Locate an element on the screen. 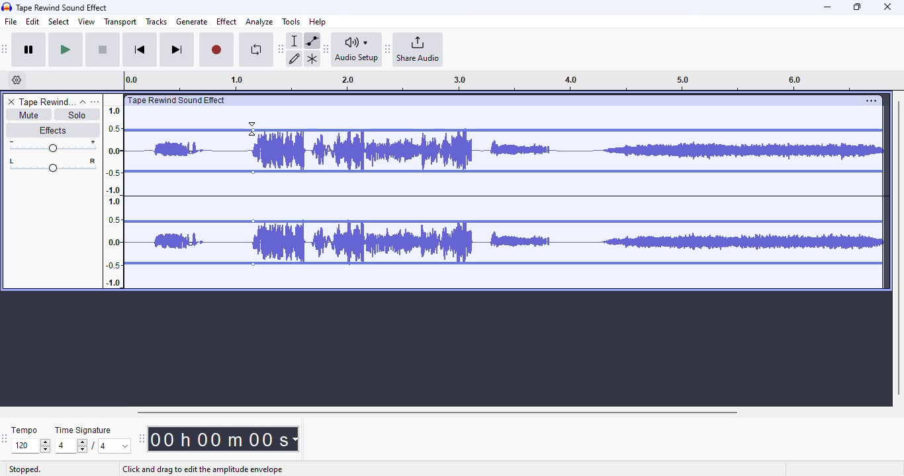  tools is located at coordinates (291, 21).